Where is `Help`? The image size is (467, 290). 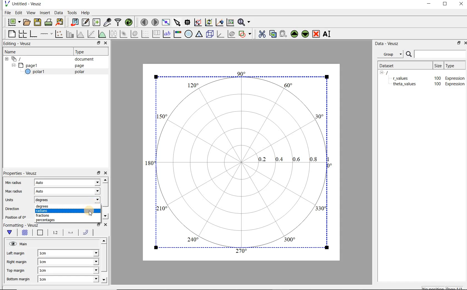
Help is located at coordinates (86, 12).